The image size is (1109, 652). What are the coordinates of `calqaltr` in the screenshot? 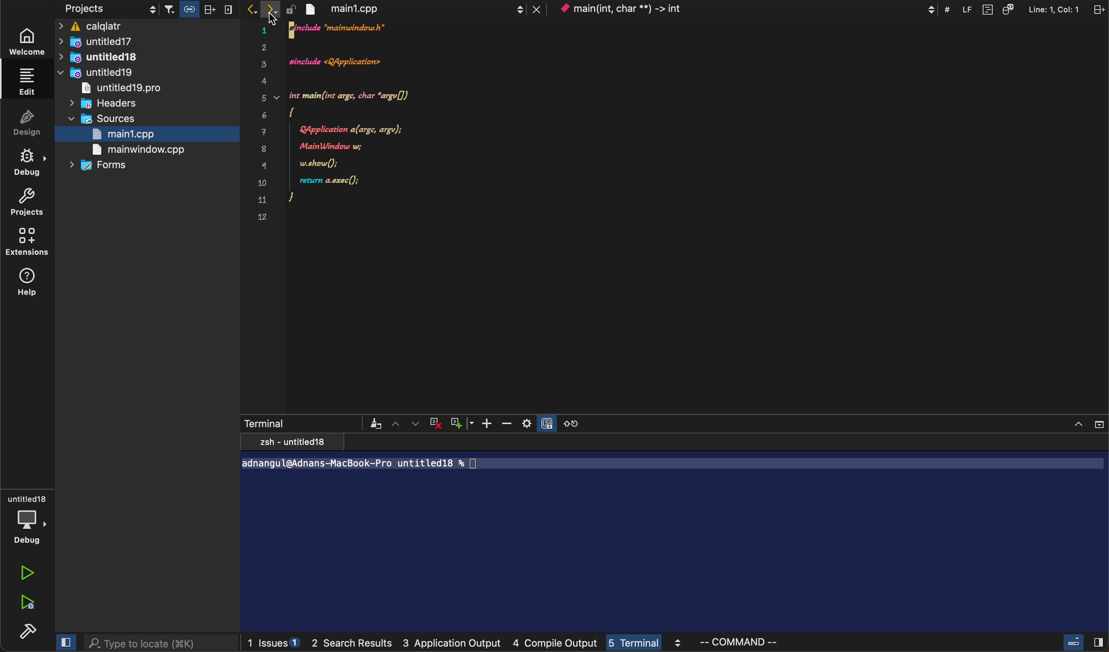 It's located at (148, 26).